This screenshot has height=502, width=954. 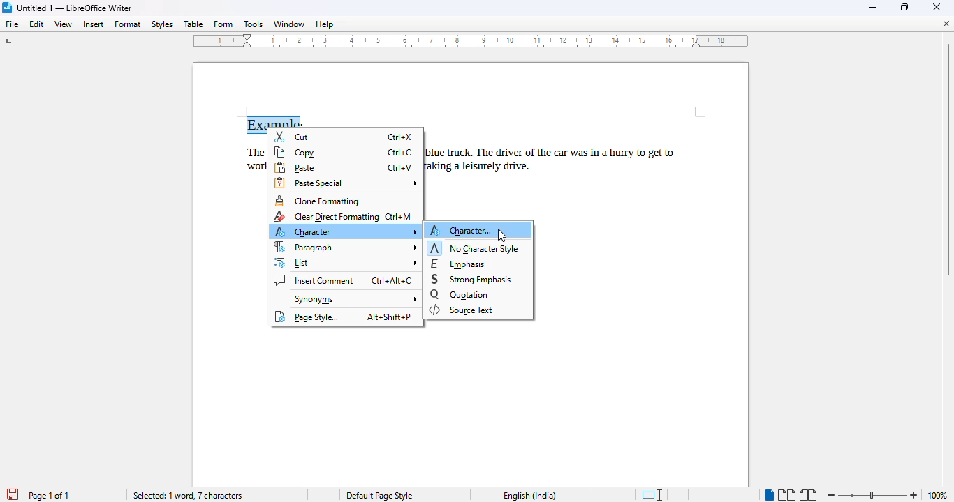 I want to click on window, so click(x=289, y=24).